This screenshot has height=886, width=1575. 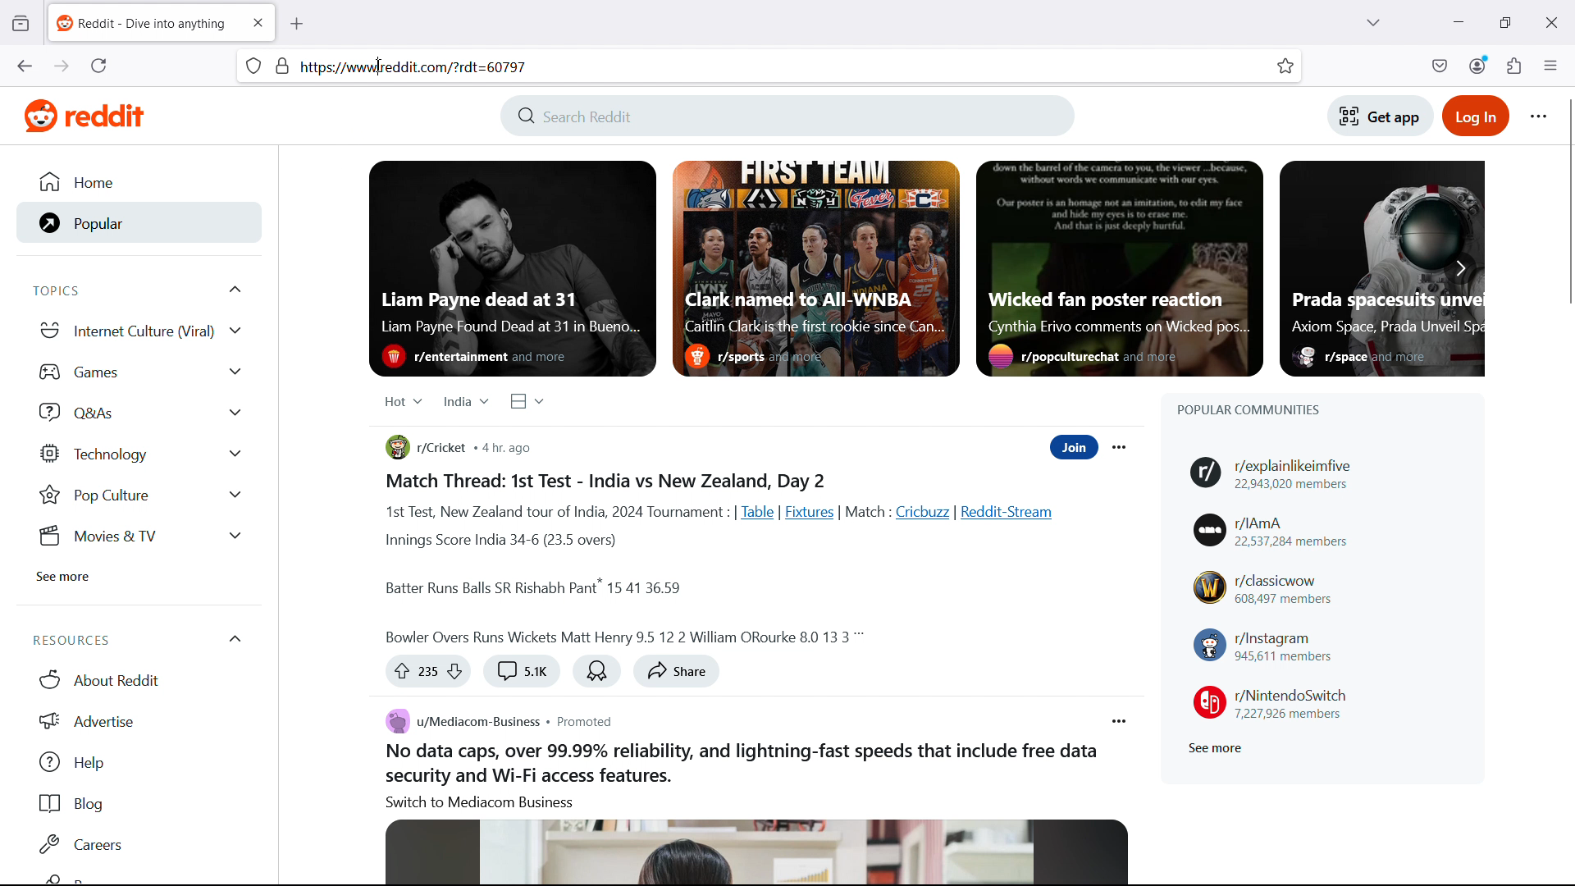 I want to click on u/mediacom-business community, so click(x=458, y=722).